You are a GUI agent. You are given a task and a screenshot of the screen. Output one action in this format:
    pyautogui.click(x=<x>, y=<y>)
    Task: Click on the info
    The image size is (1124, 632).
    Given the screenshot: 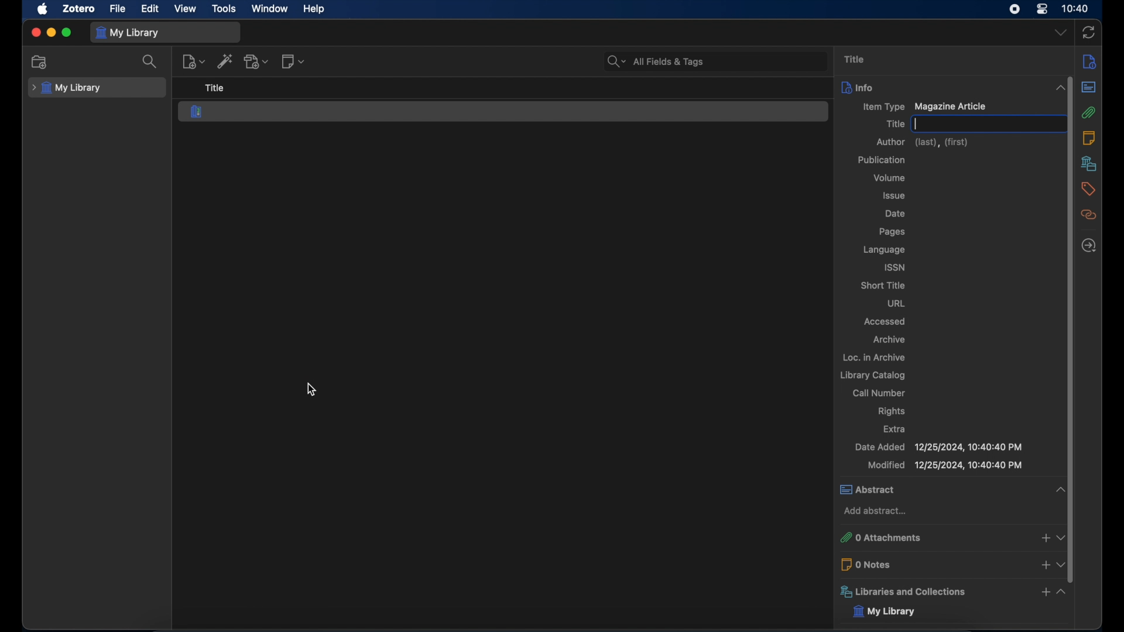 What is the action you would take?
    pyautogui.click(x=950, y=87)
    